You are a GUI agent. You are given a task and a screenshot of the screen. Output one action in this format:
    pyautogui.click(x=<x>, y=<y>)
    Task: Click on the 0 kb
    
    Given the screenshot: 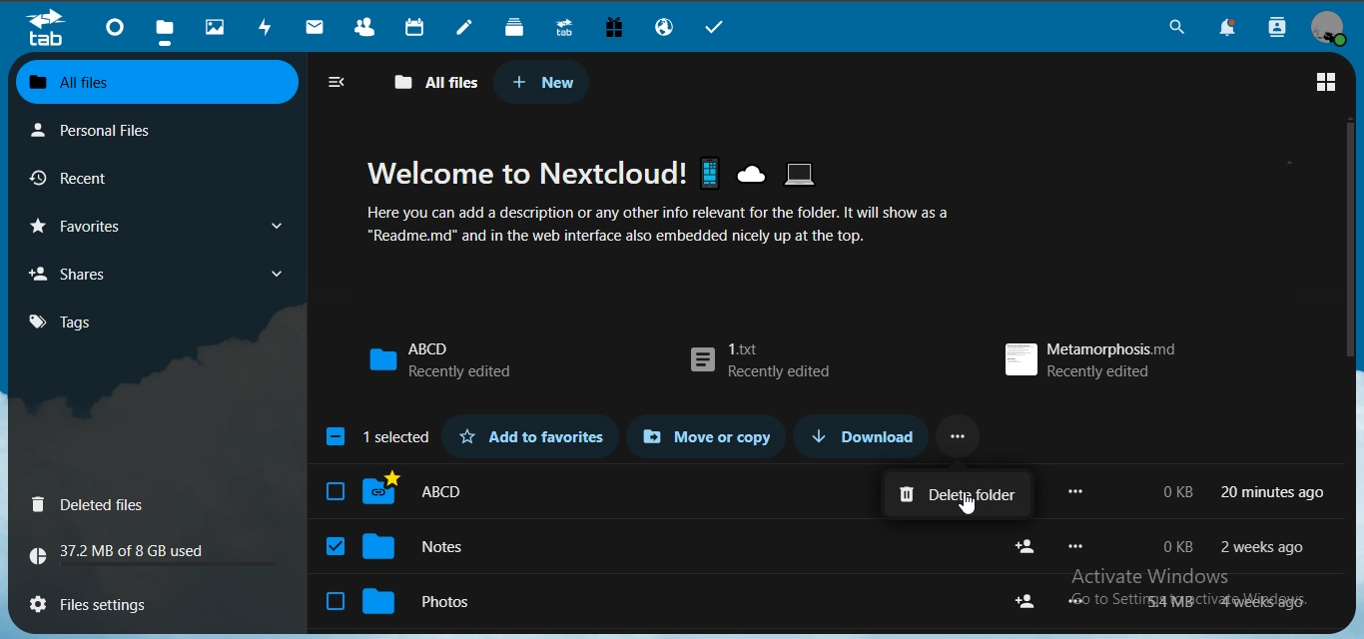 What is the action you would take?
    pyautogui.click(x=1179, y=490)
    